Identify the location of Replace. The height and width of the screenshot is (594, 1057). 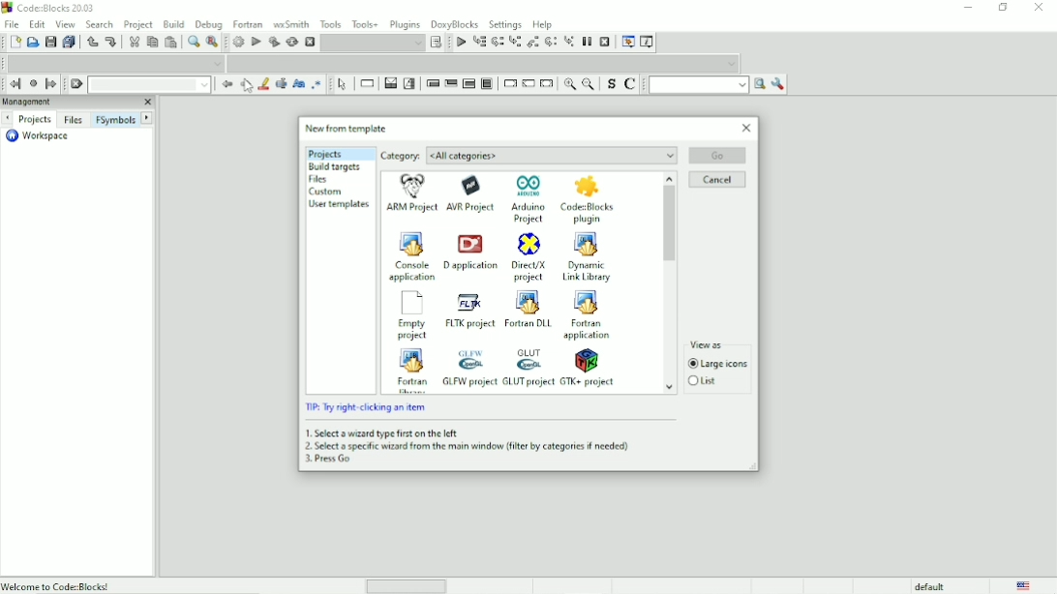
(212, 43).